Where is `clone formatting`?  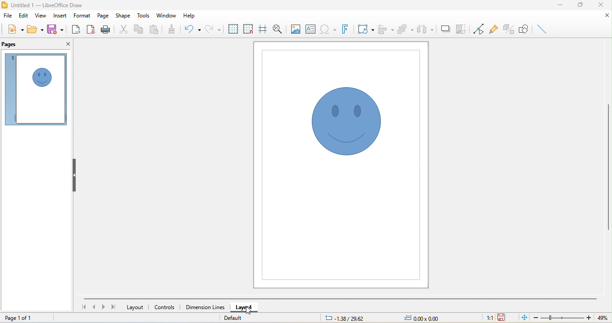
clone formatting is located at coordinates (174, 29).